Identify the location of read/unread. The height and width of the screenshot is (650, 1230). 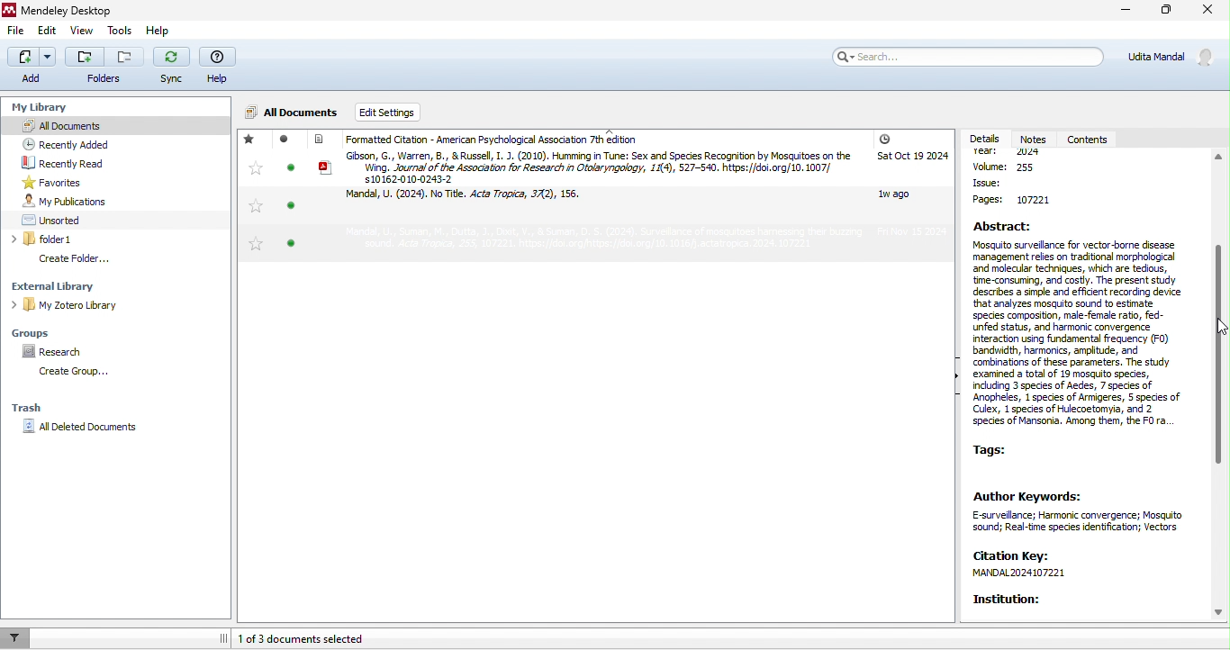
(287, 197).